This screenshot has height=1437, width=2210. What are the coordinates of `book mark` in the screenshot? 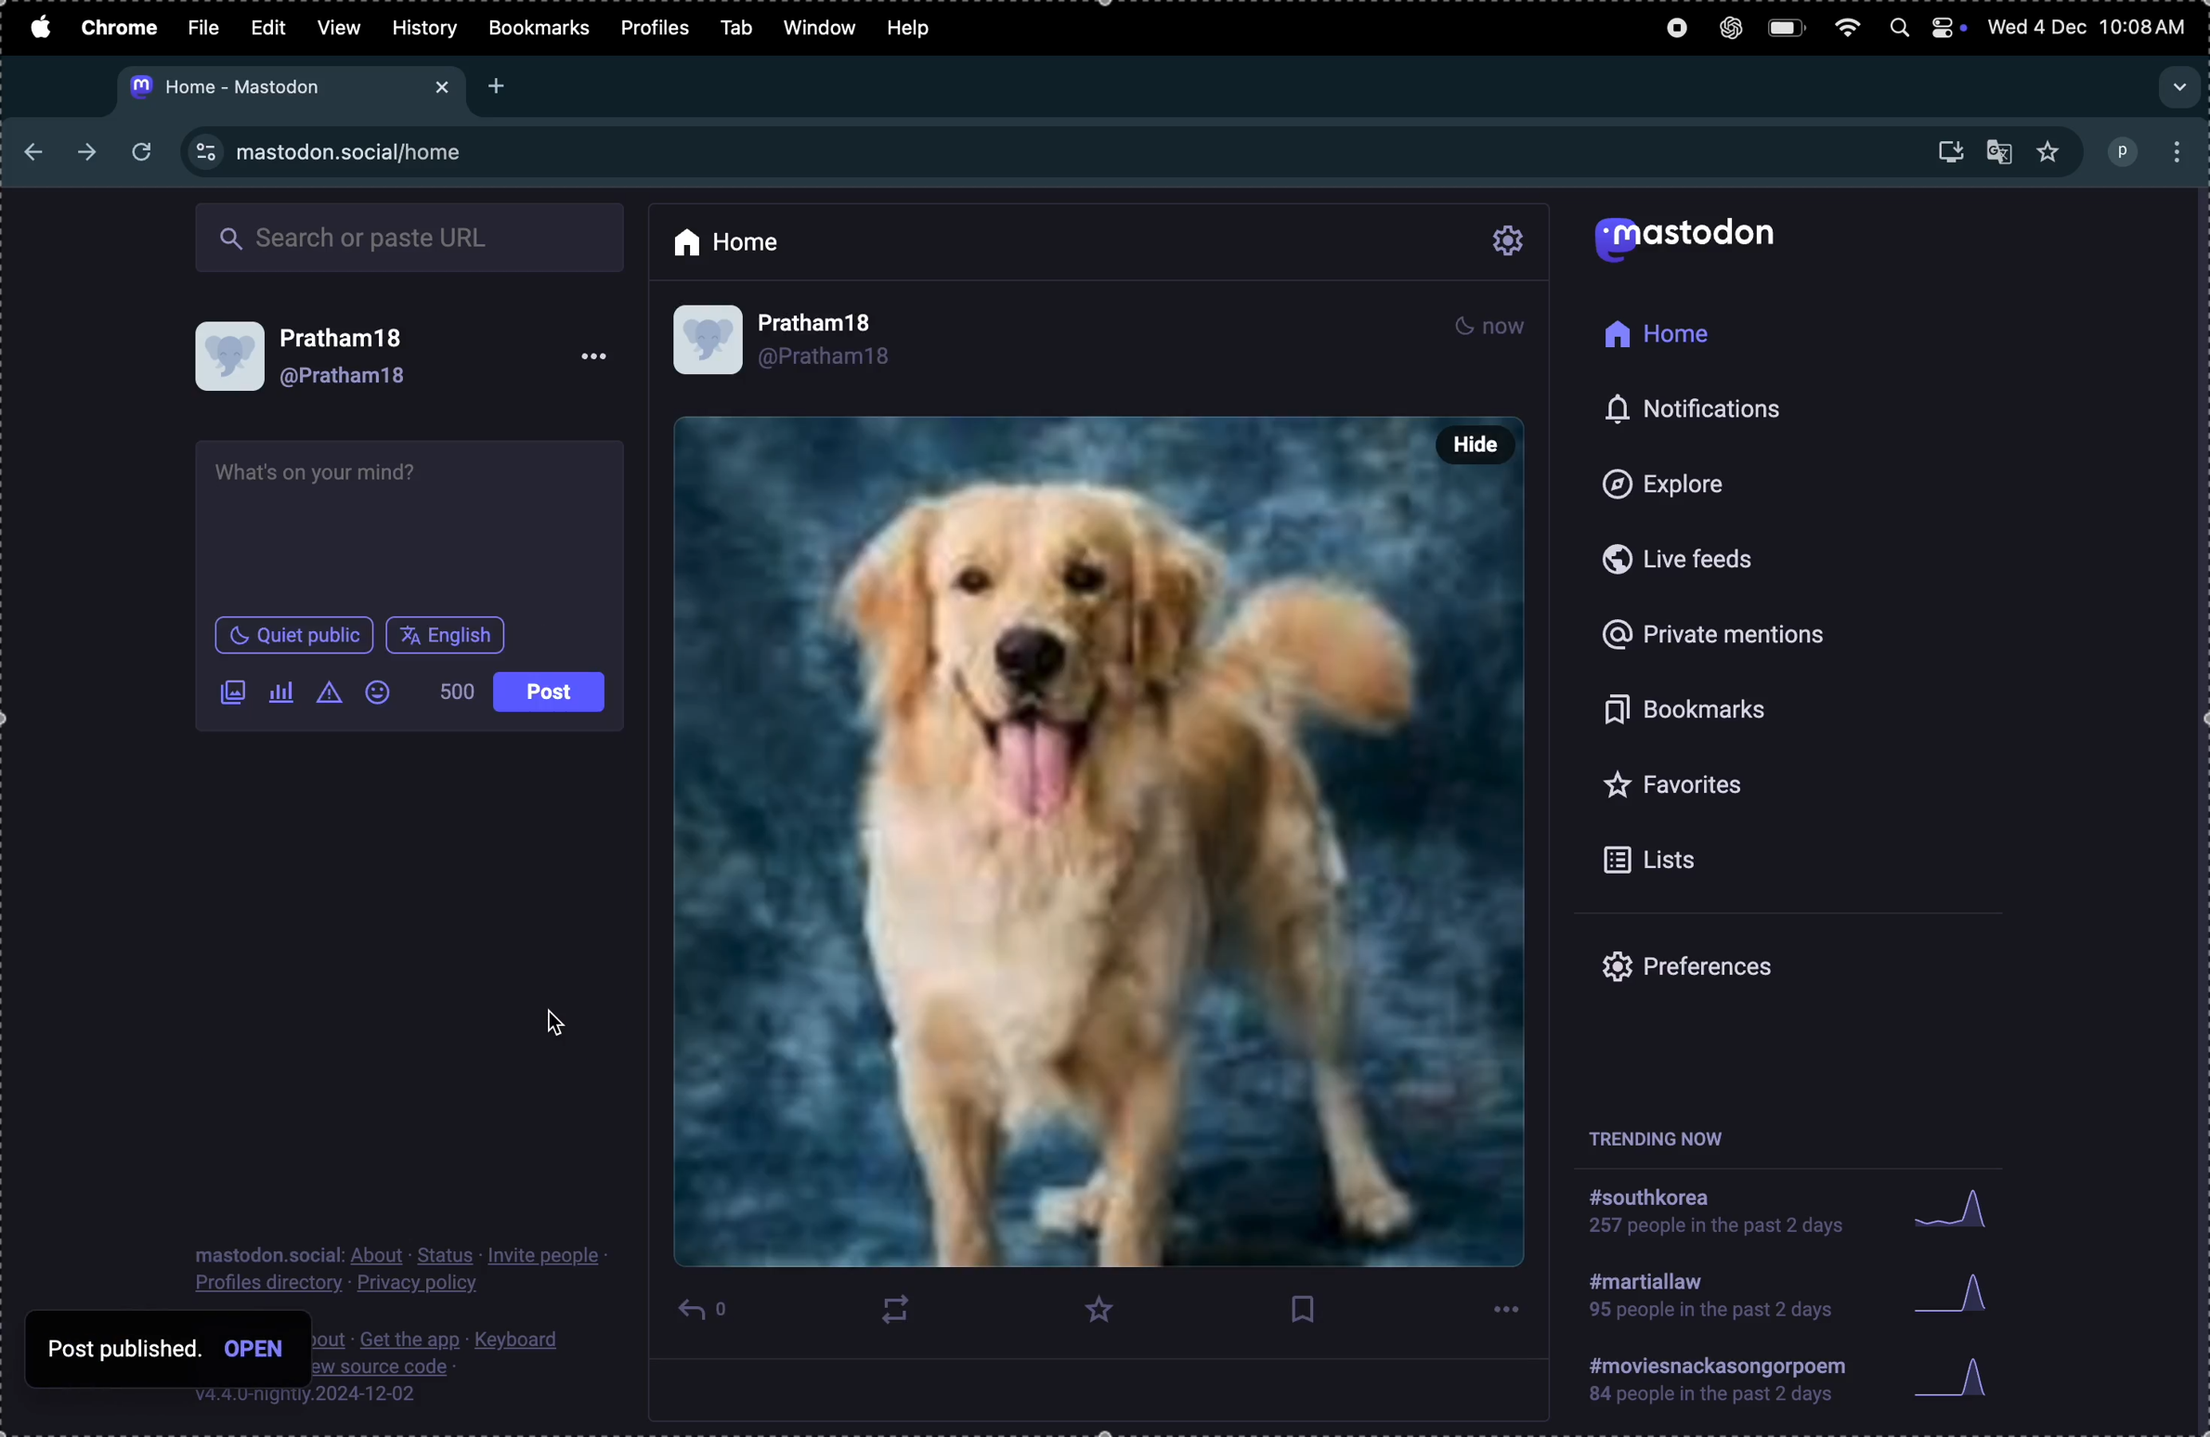 It's located at (1307, 1310).